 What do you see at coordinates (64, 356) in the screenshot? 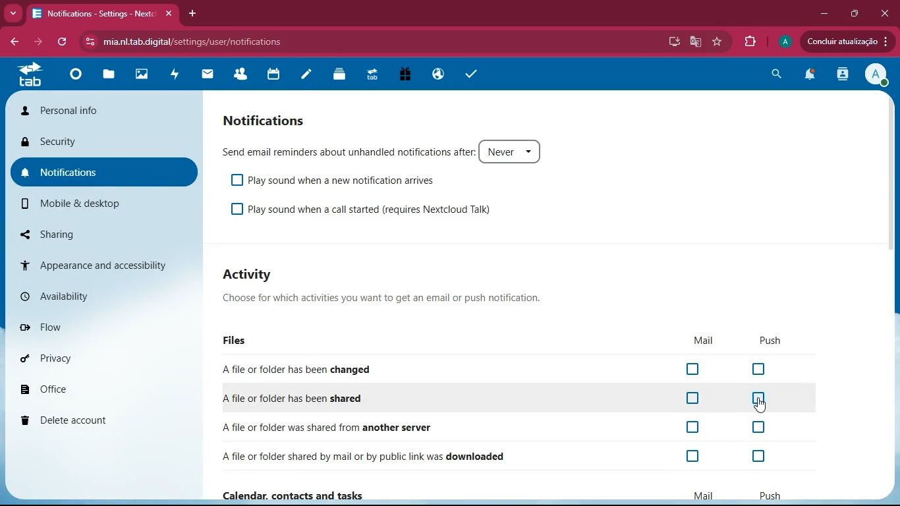
I see `privacy` at bounding box center [64, 356].